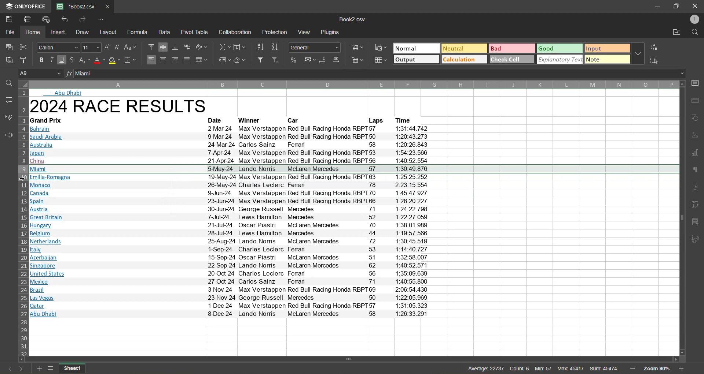 This screenshot has height=374, width=704. What do you see at coordinates (202, 60) in the screenshot?
I see `merge and center` at bounding box center [202, 60].